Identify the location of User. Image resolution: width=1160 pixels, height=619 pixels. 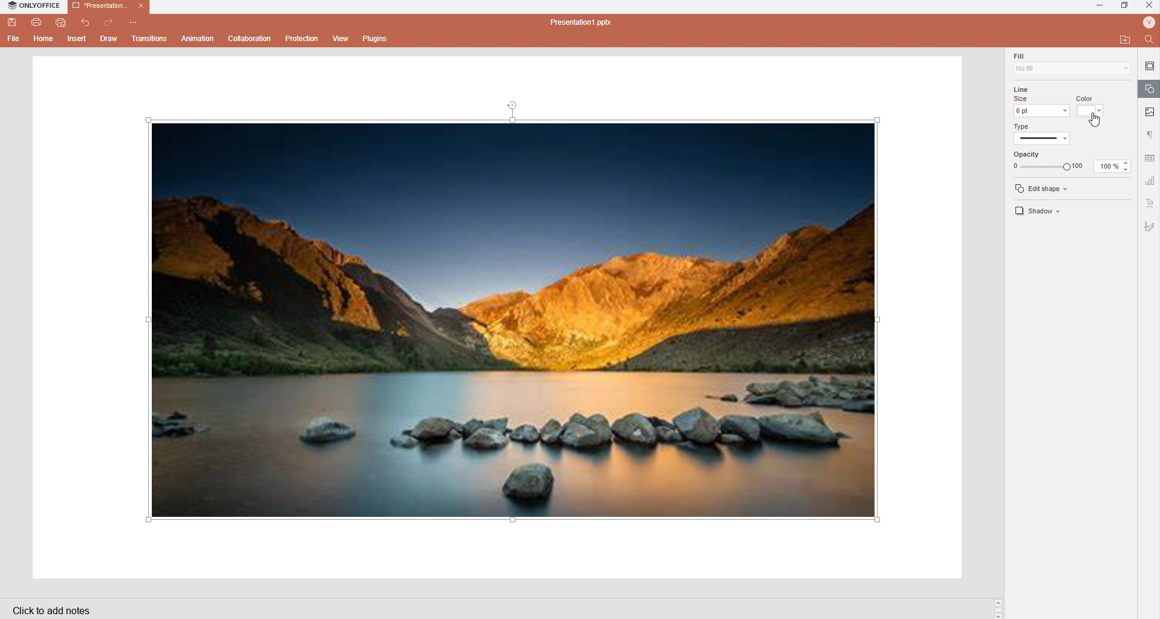
(1149, 23).